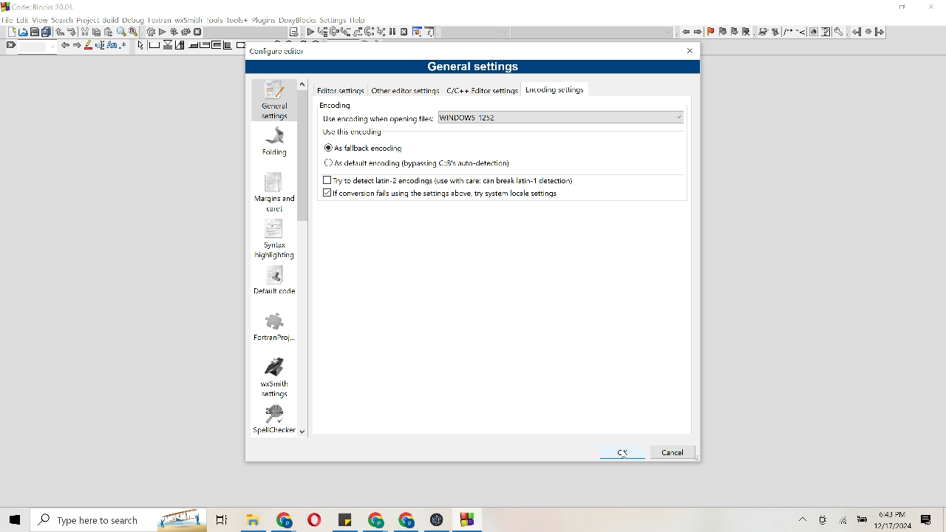 The height and width of the screenshot is (532, 946). What do you see at coordinates (253, 519) in the screenshot?
I see `File` at bounding box center [253, 519].